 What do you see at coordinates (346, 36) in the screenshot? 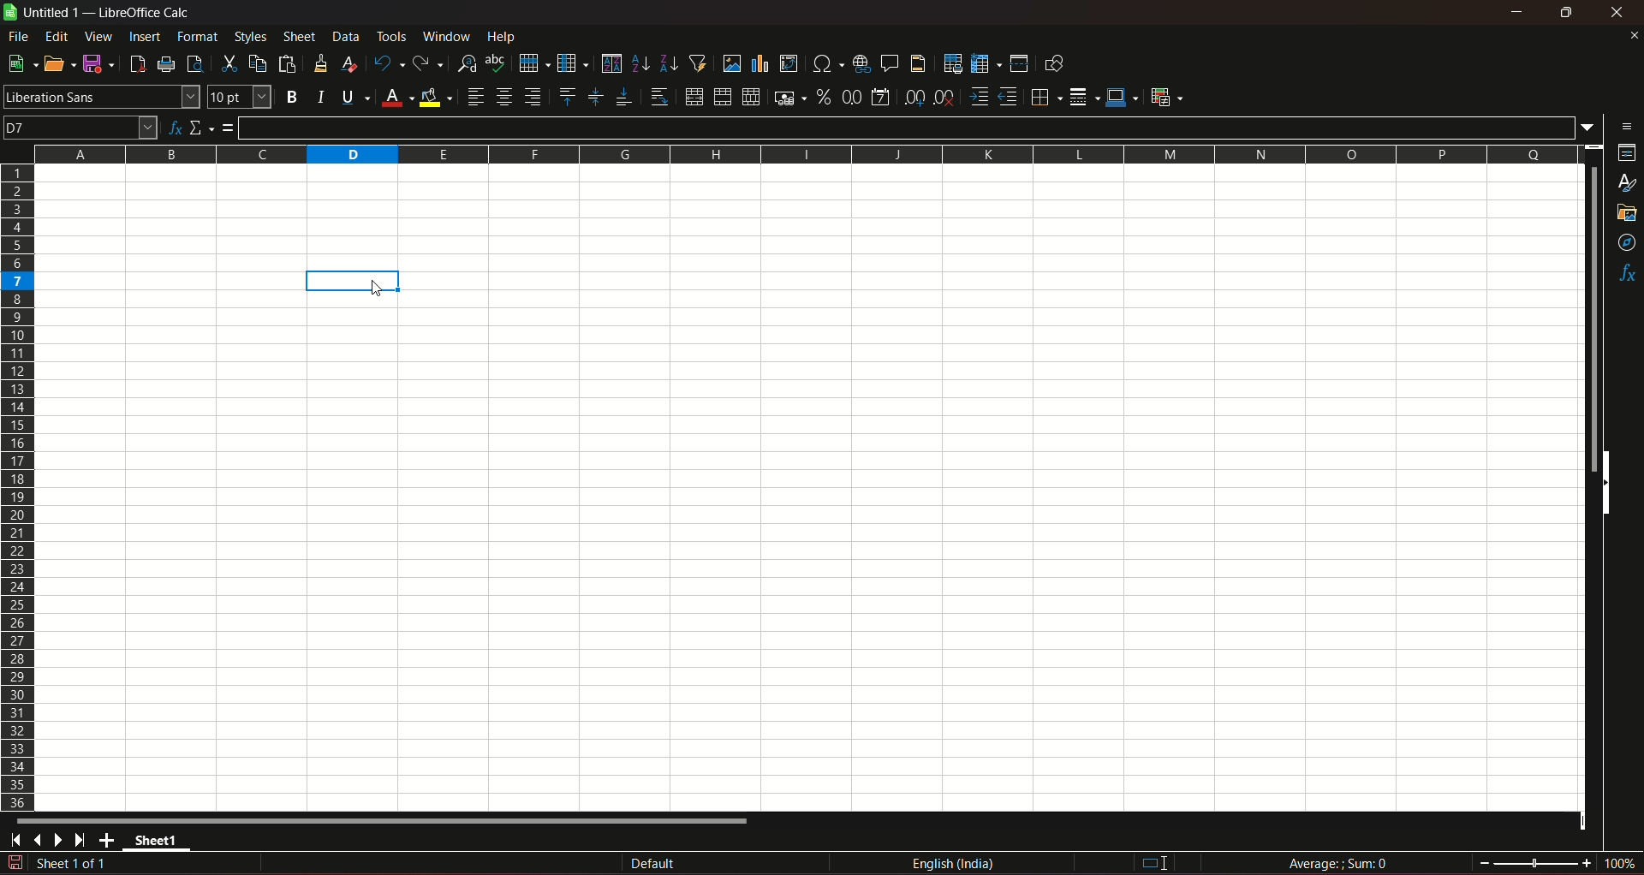
I see `data` at bounding box center [346, 36].